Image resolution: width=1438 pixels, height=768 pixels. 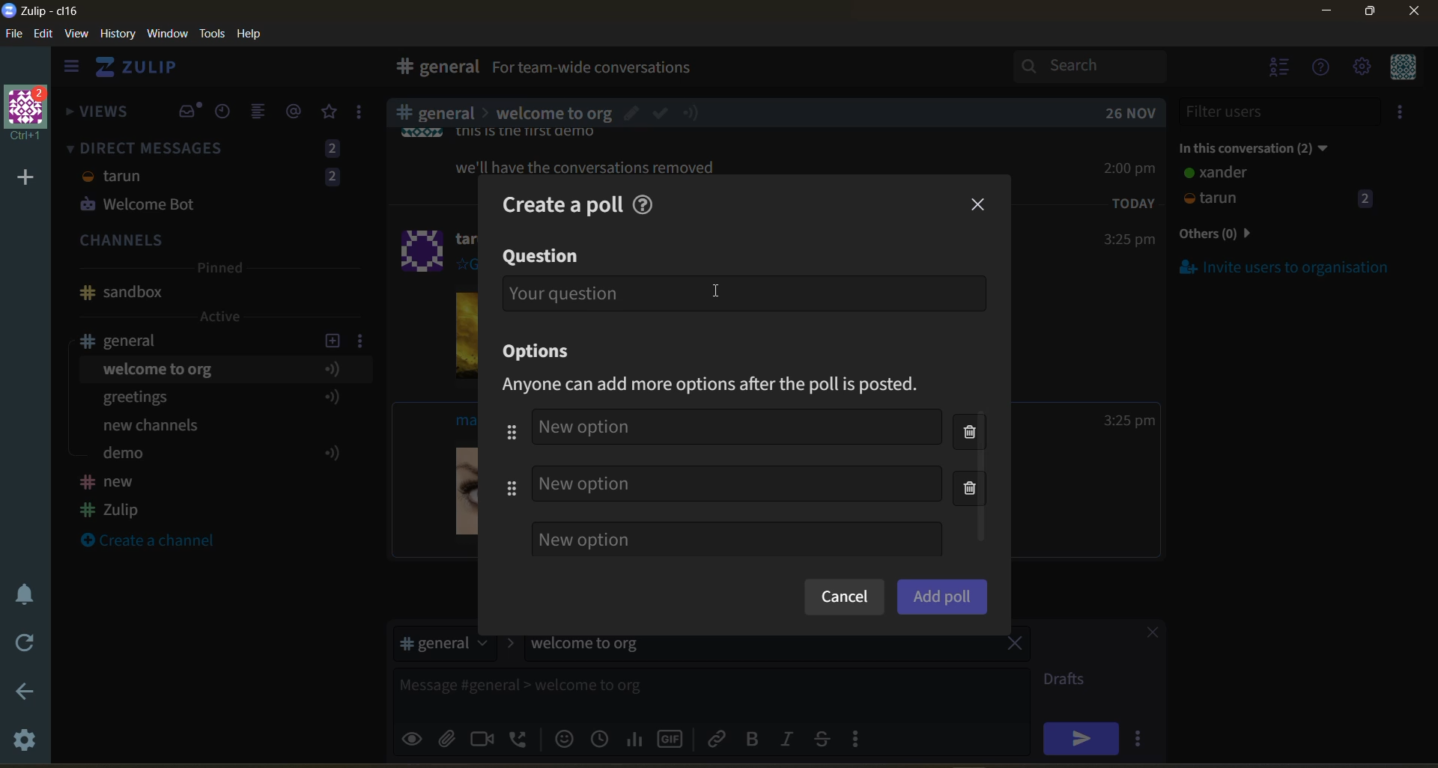 I want to click on close, so click(x=1416, y=16).